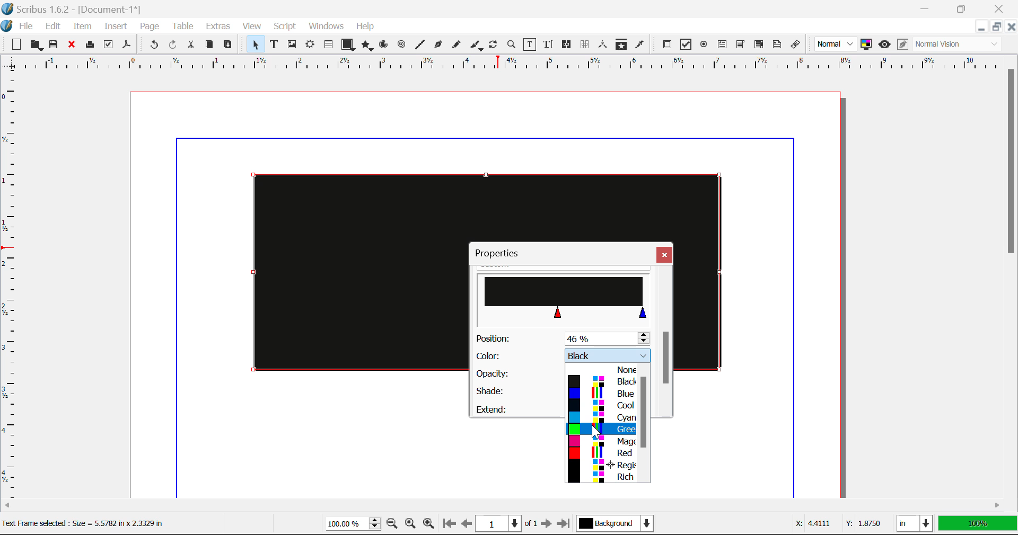  I want to click on Background, so click(618, 525).